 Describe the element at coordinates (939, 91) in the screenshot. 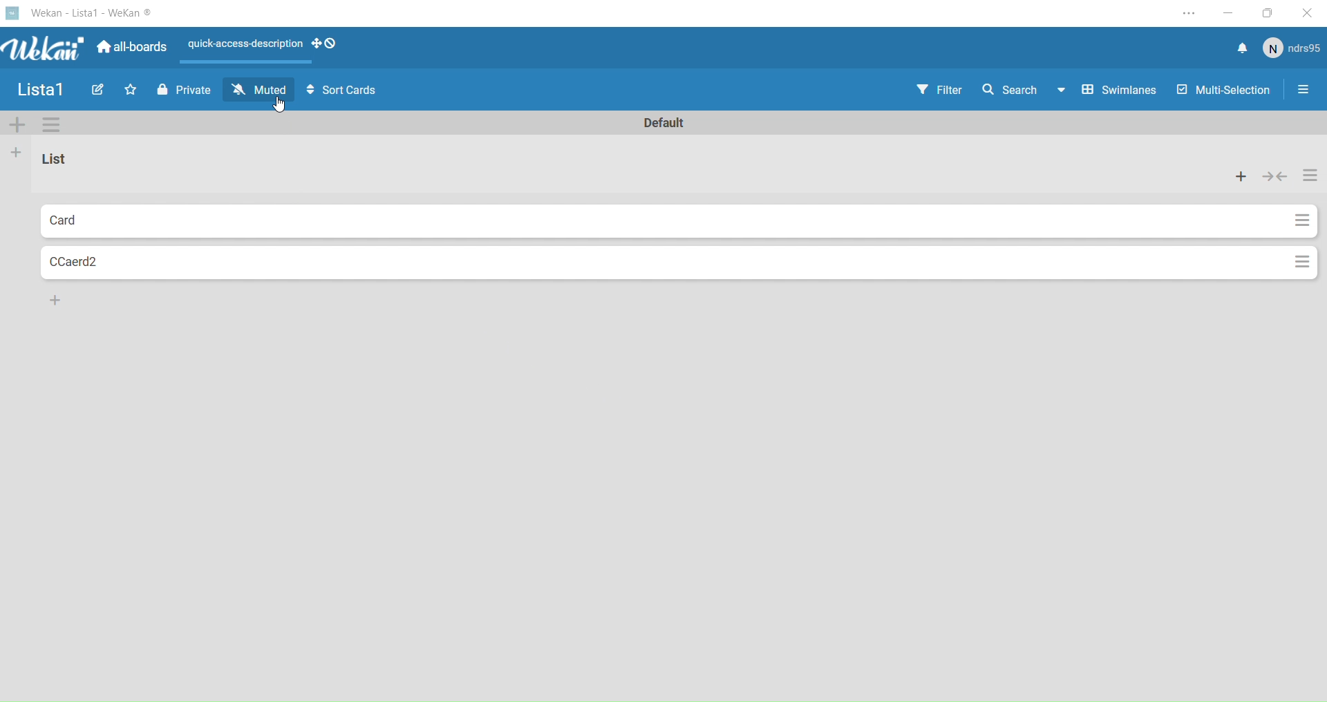

I see `Filter` at that location.